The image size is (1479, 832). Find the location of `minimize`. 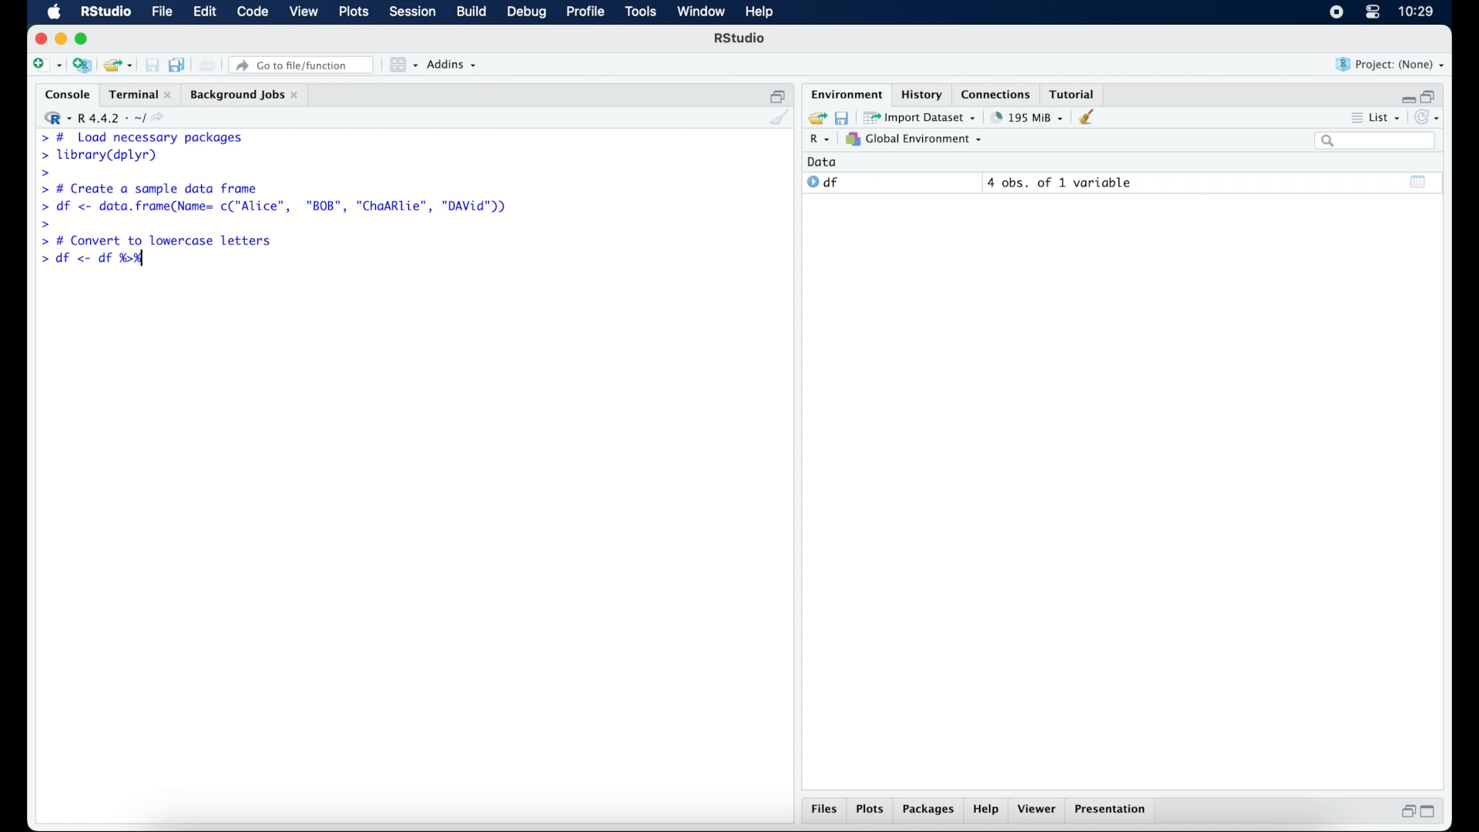

minimize is located at coordinates (61, 39).